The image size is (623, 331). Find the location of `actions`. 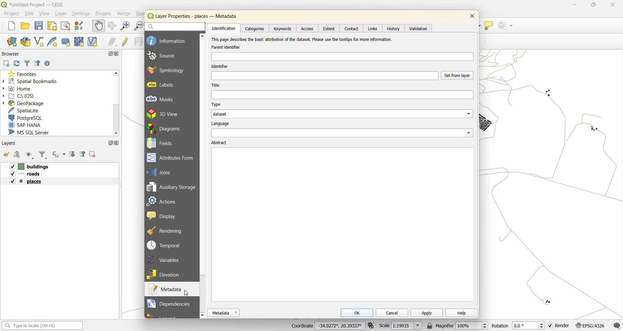

actions is located at coordinates (163, 203).